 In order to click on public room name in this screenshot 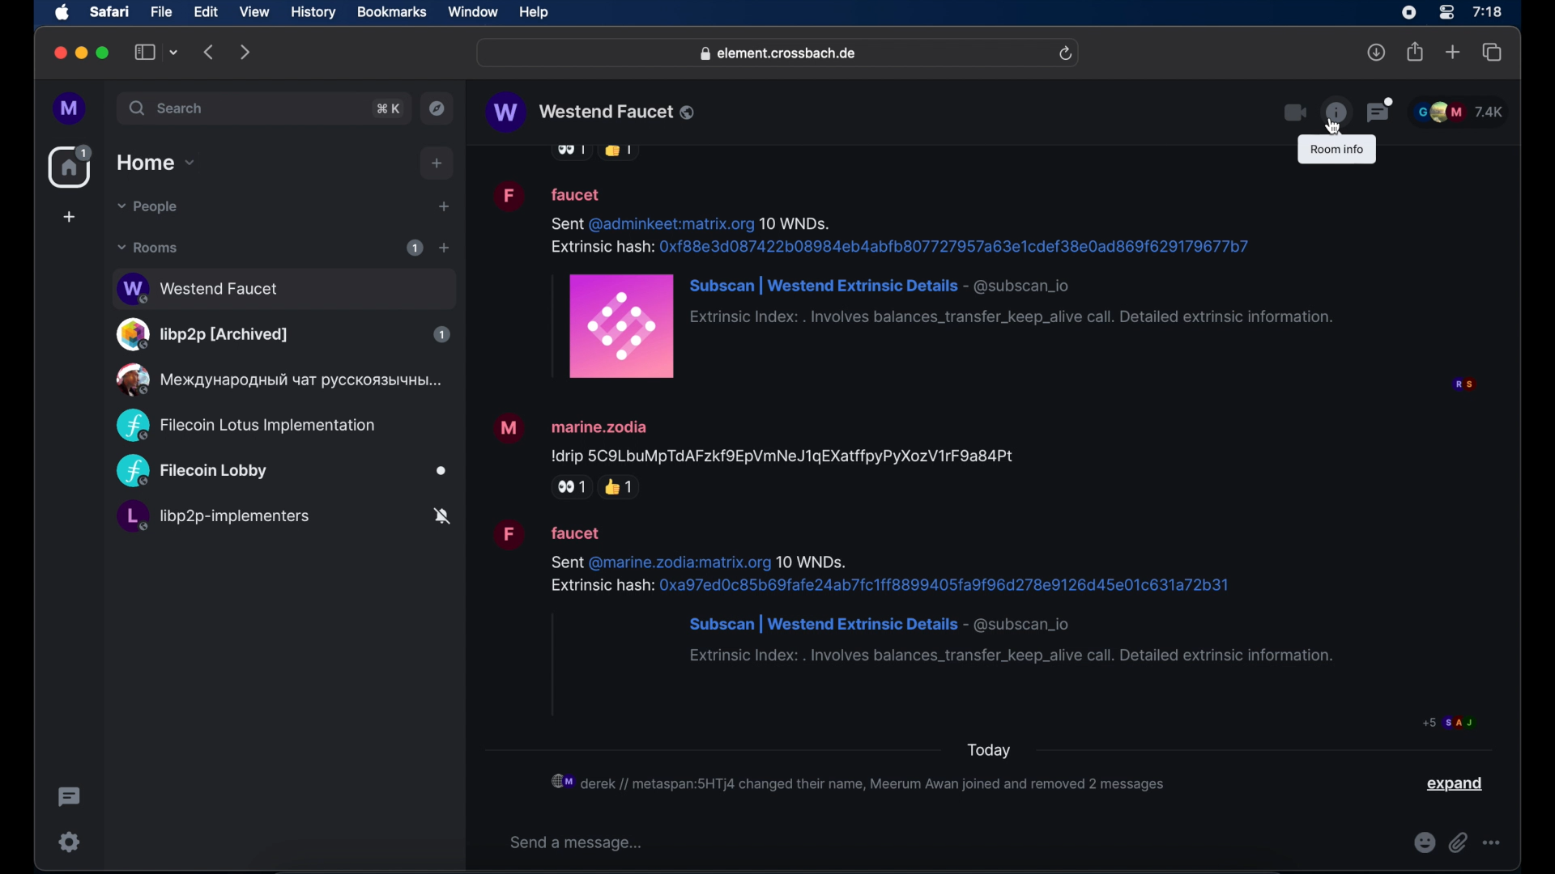, I will do `click(592, 112)`.